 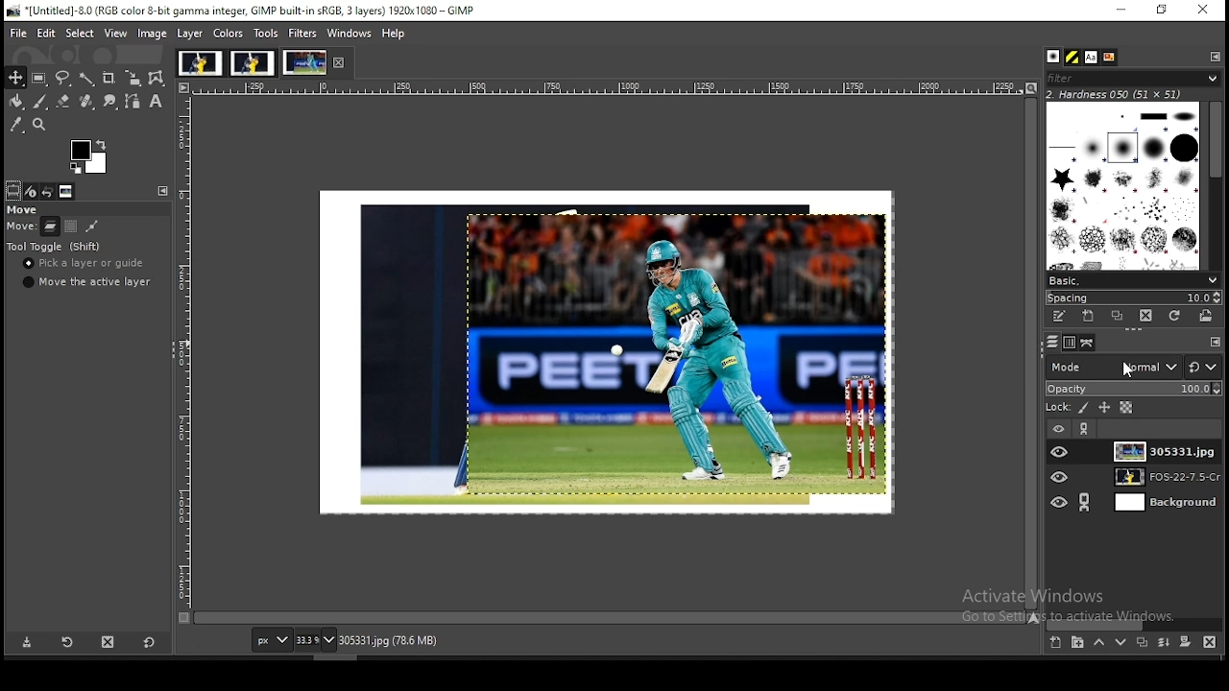 What do you see at coordinates (1087, 317) in the screenshot?
I see `create a new brush` at bounding box center [1087, 317].